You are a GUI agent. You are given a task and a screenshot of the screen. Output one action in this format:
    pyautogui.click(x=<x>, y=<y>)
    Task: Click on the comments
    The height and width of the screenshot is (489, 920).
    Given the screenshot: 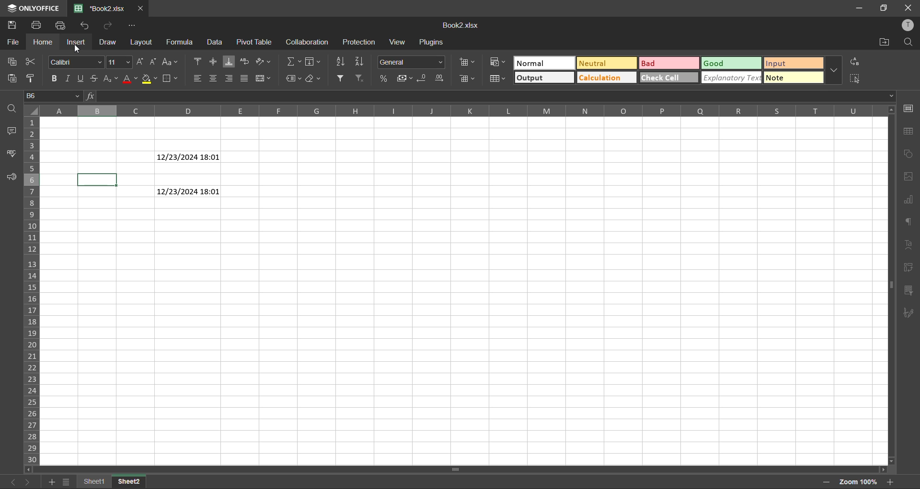 What is the action you would take?
    pyautogui.click(x=15, y=132)
    